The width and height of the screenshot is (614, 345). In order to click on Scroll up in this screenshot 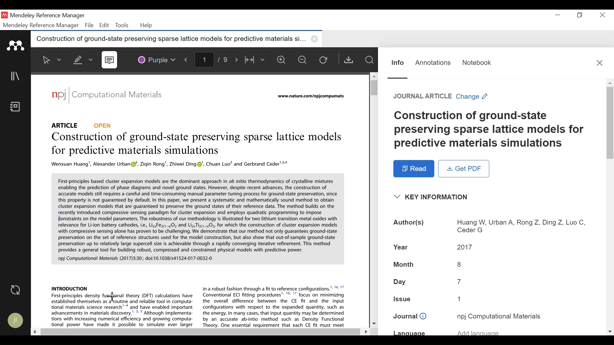, I will do `click(374, 75)`.